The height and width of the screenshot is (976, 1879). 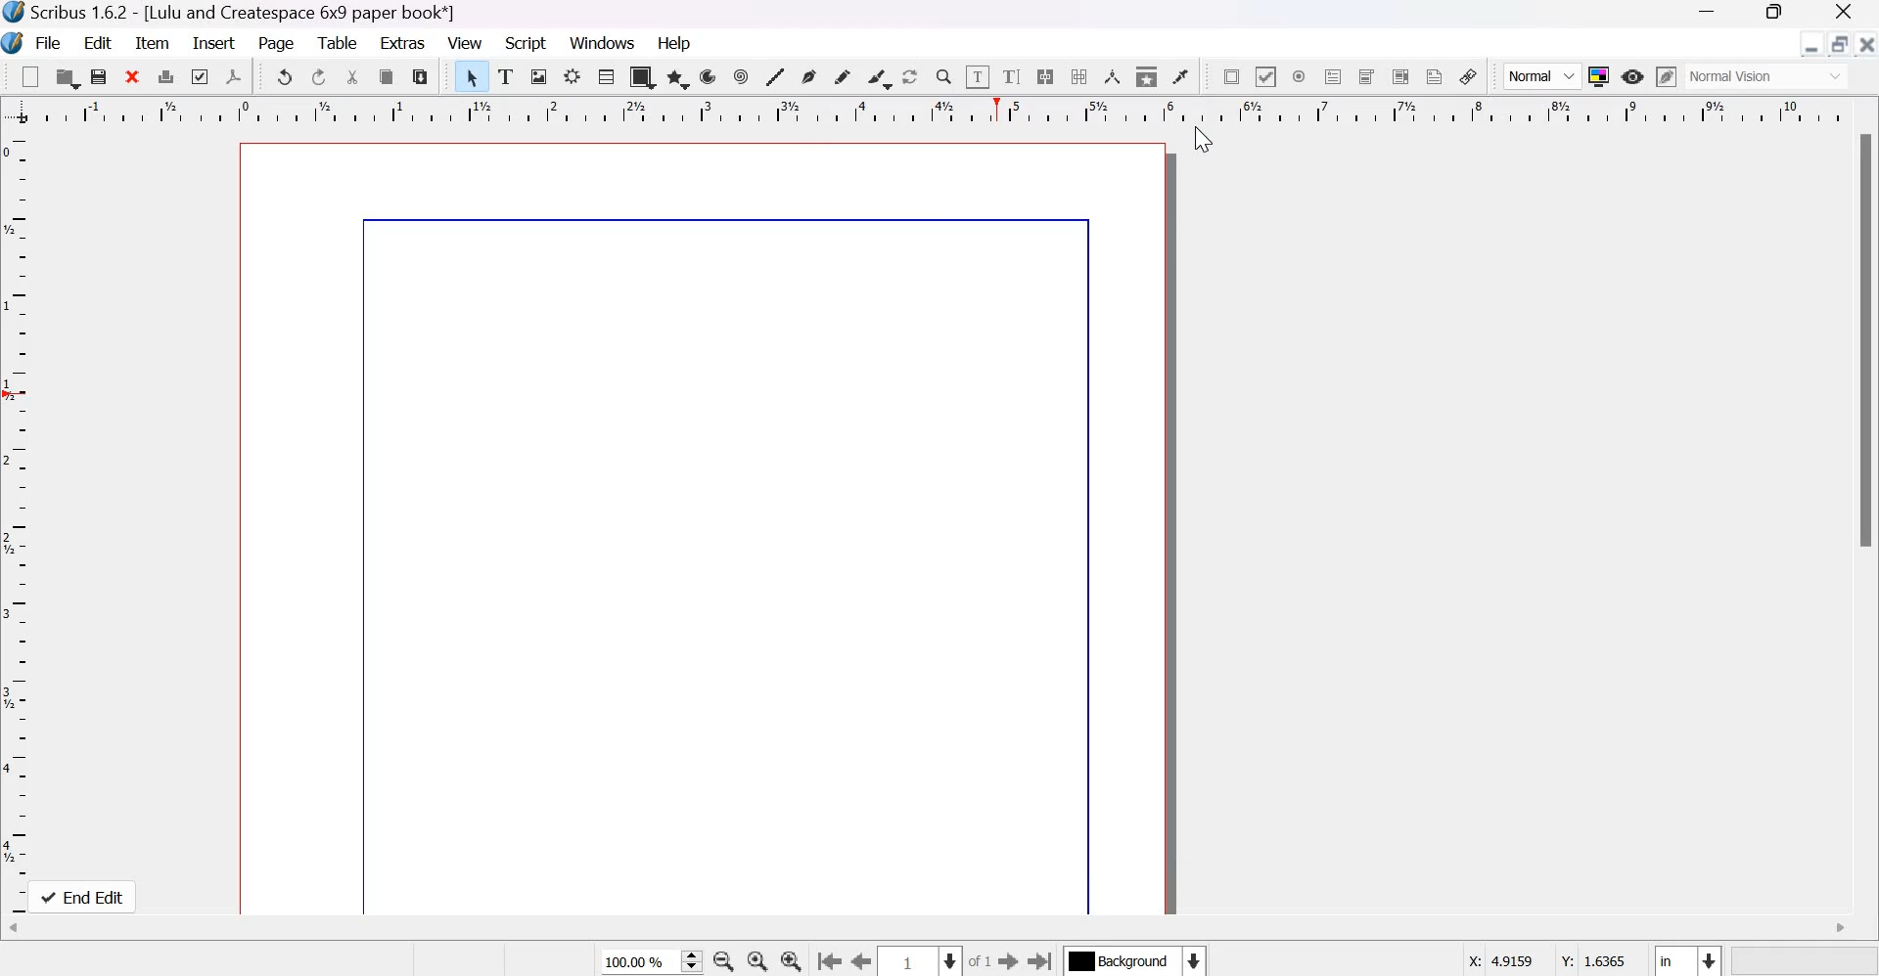 What do you see at coordinates (30, 75) in the screenshot?
I see `New` at bounding box center [30, 75].